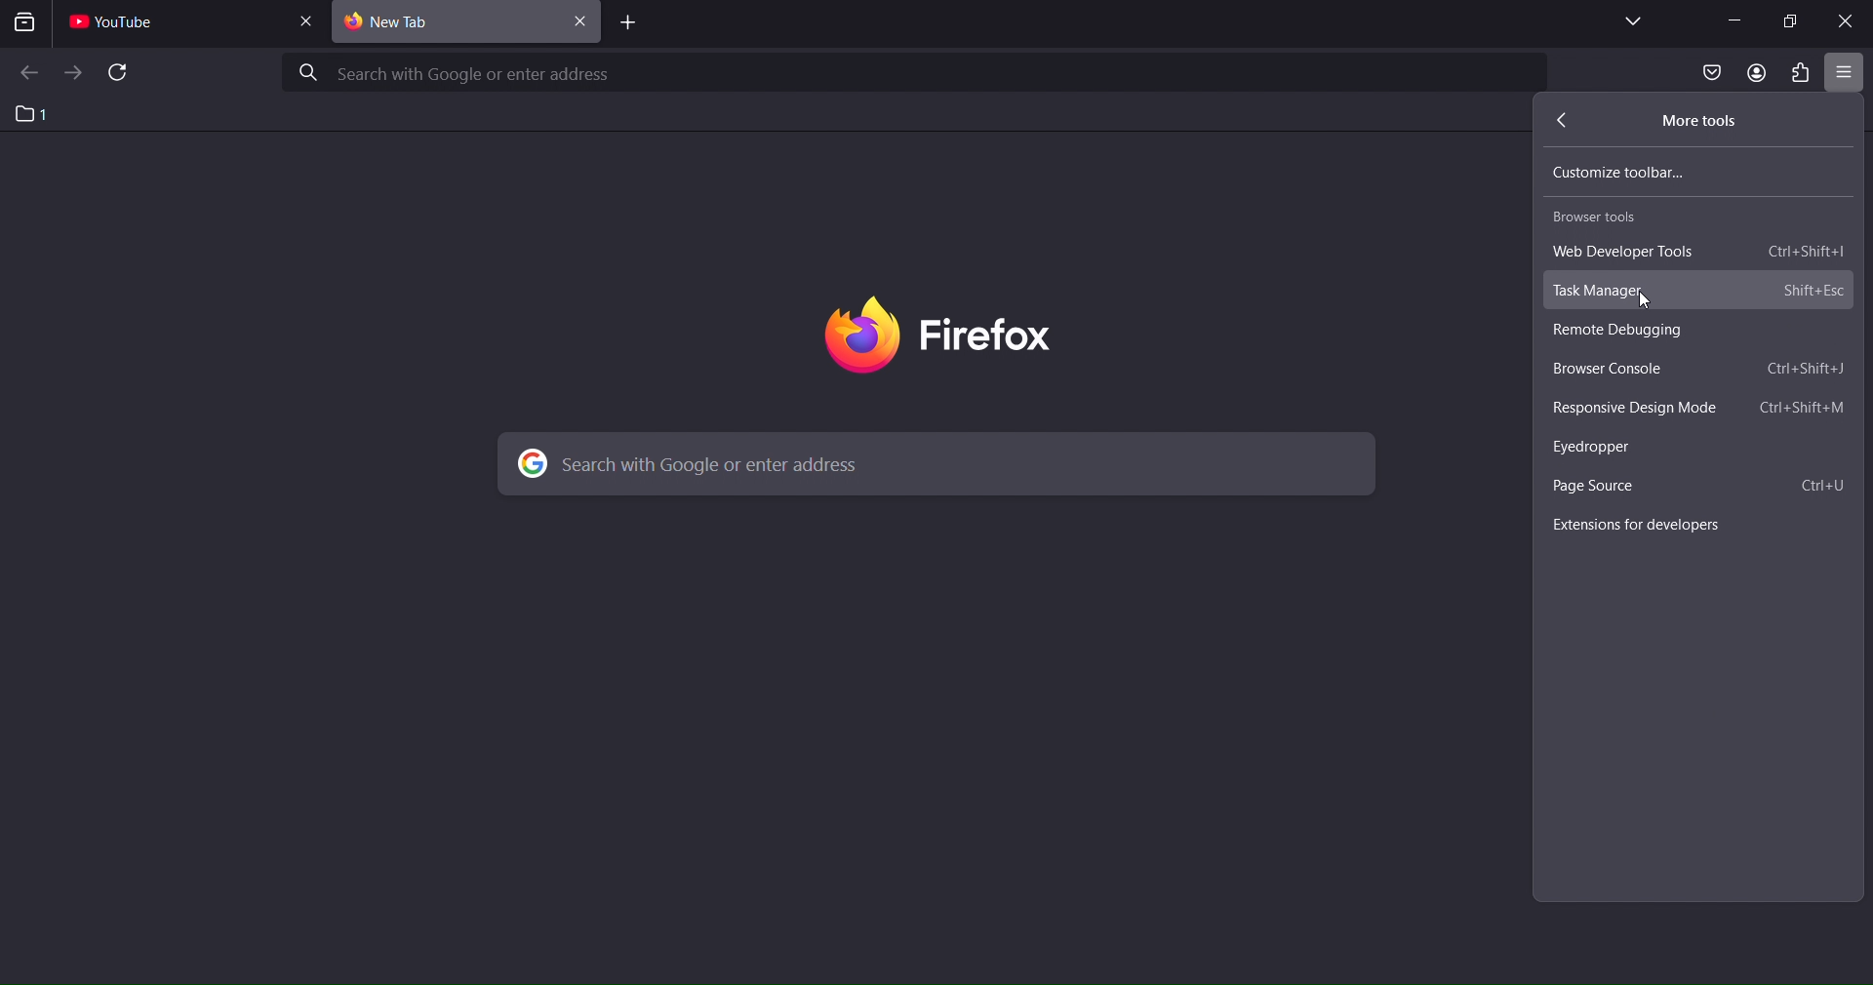 The image size is (1873, 985). I want to click on youtube, so click(122, 25).